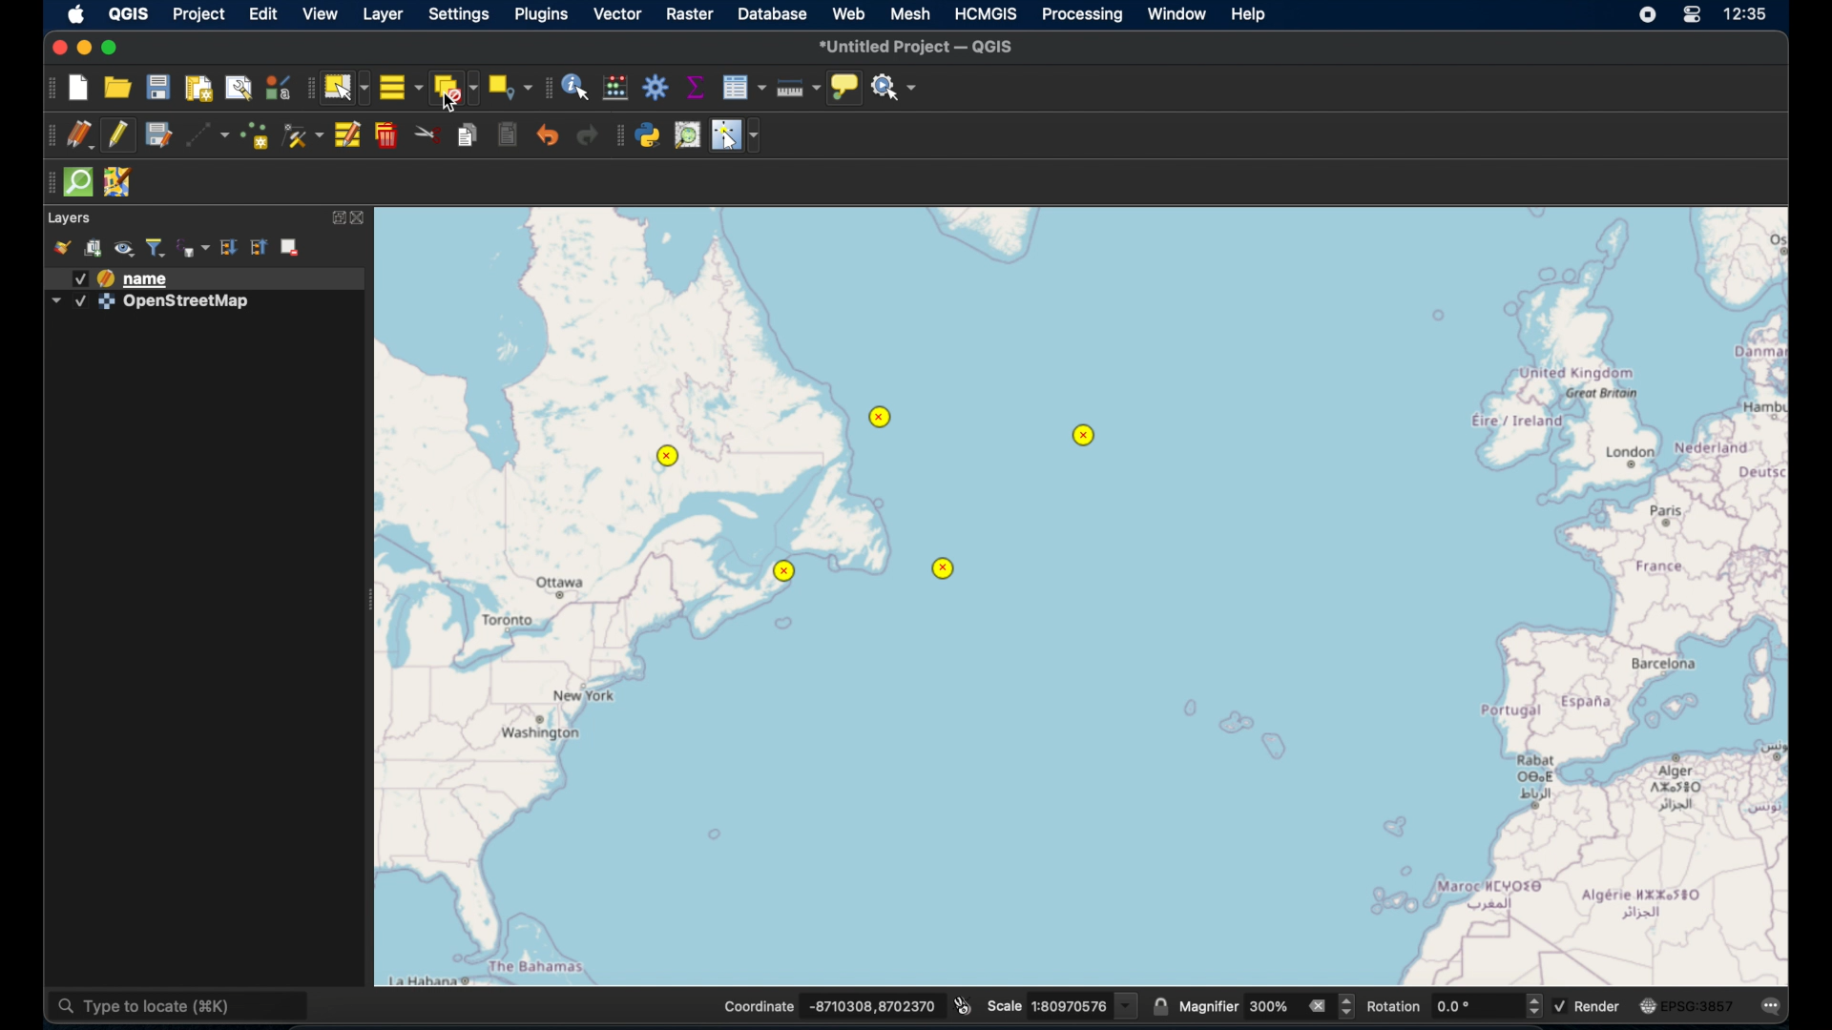 The image size is (1832, 1030). Describe the element at coordinates (400, 89) in the screenshot. I see `select all features` at that location.